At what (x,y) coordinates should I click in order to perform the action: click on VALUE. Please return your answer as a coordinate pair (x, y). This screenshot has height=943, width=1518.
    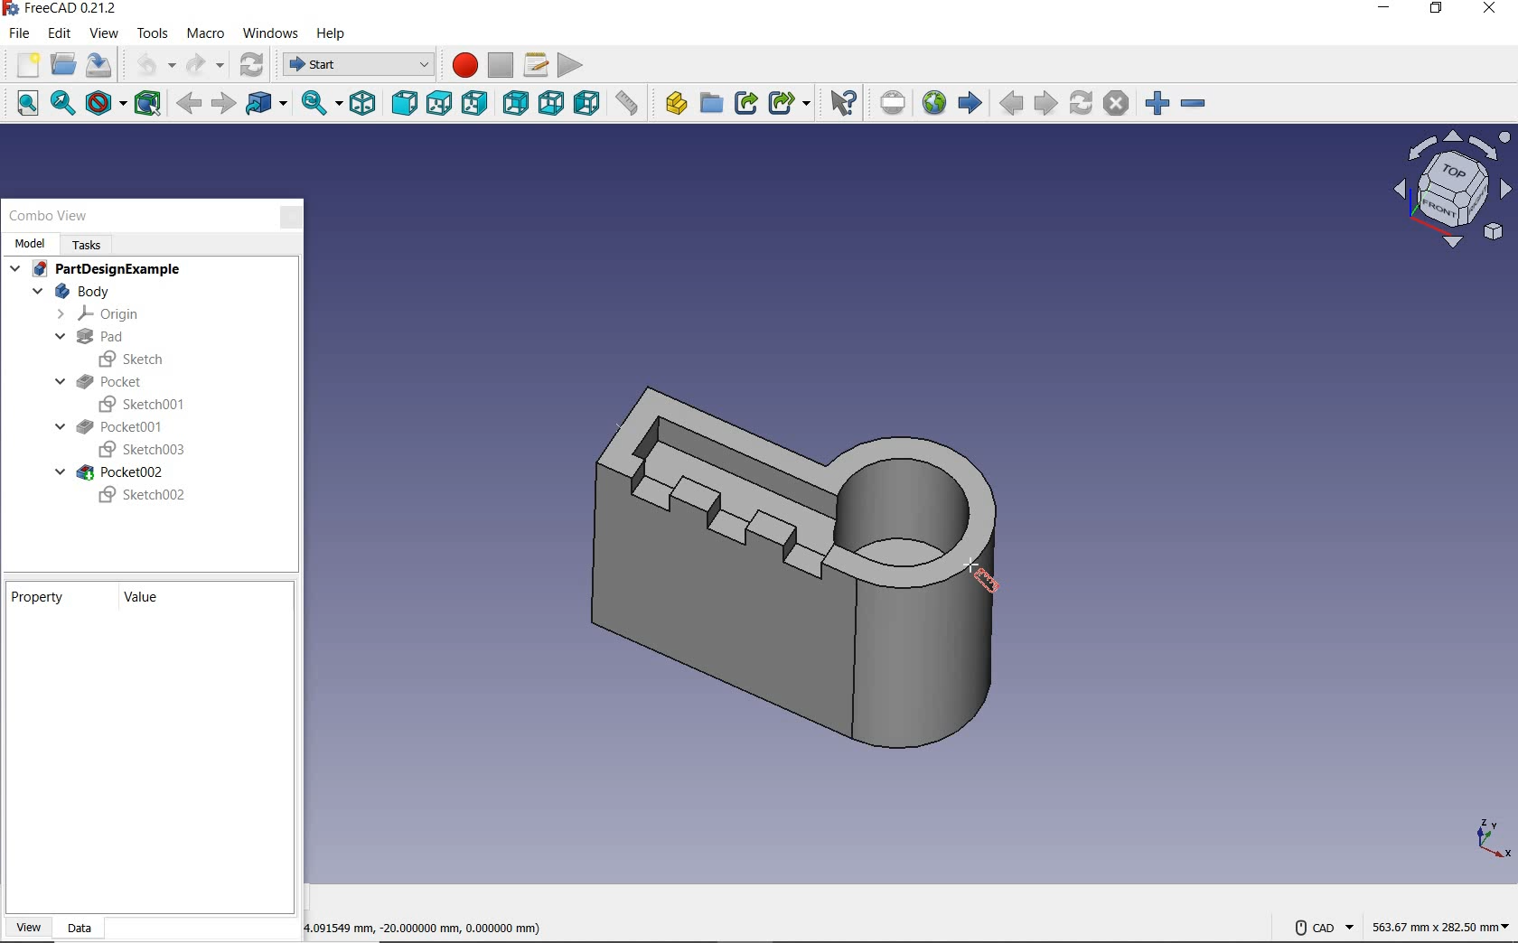
    Looking at the image, I should click on (145, 599).